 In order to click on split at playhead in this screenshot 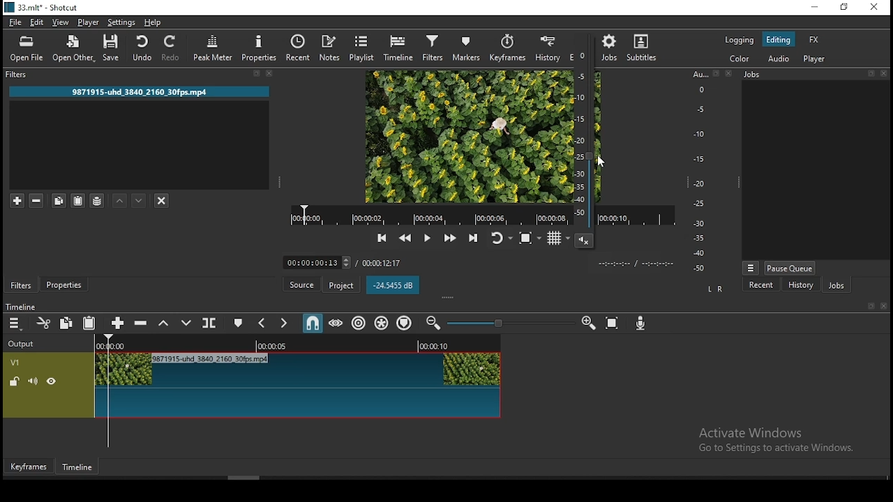, I will do `click(211, 323)`.